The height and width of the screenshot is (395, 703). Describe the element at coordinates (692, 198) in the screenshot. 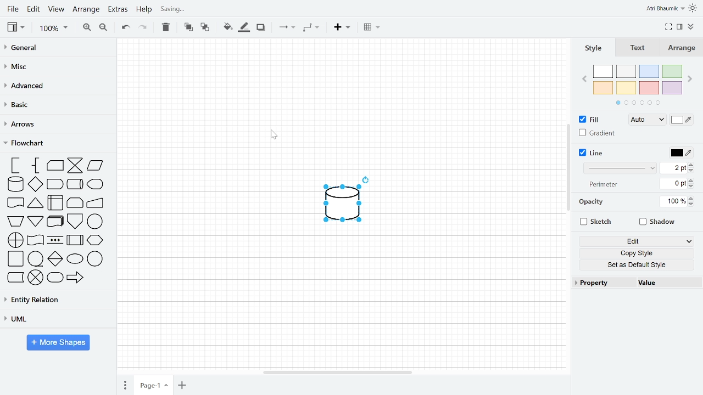

I see `Increase opacity` at that location.